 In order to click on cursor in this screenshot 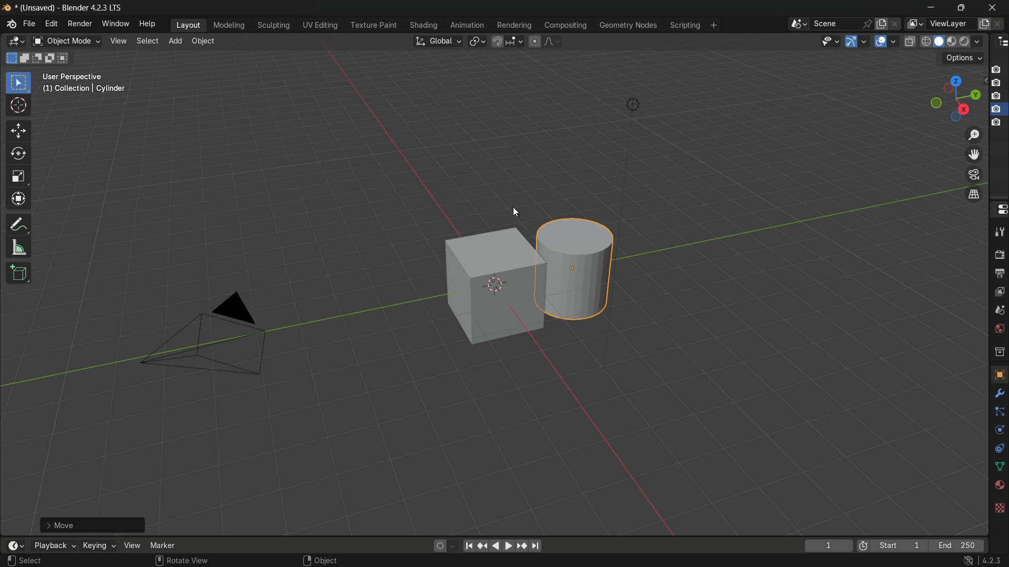, I will do `click(19, 106)`.